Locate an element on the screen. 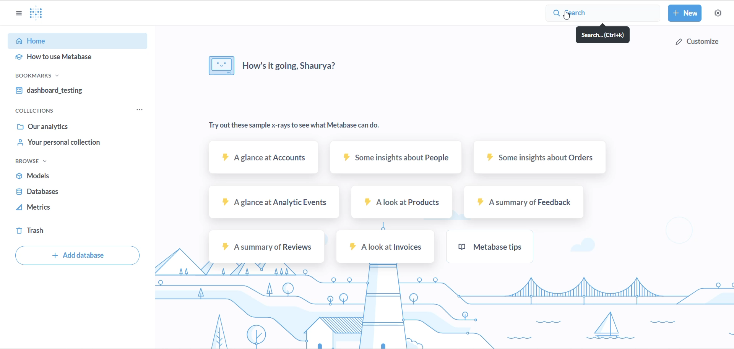  some insights about people is located at coordinates (394, 158).